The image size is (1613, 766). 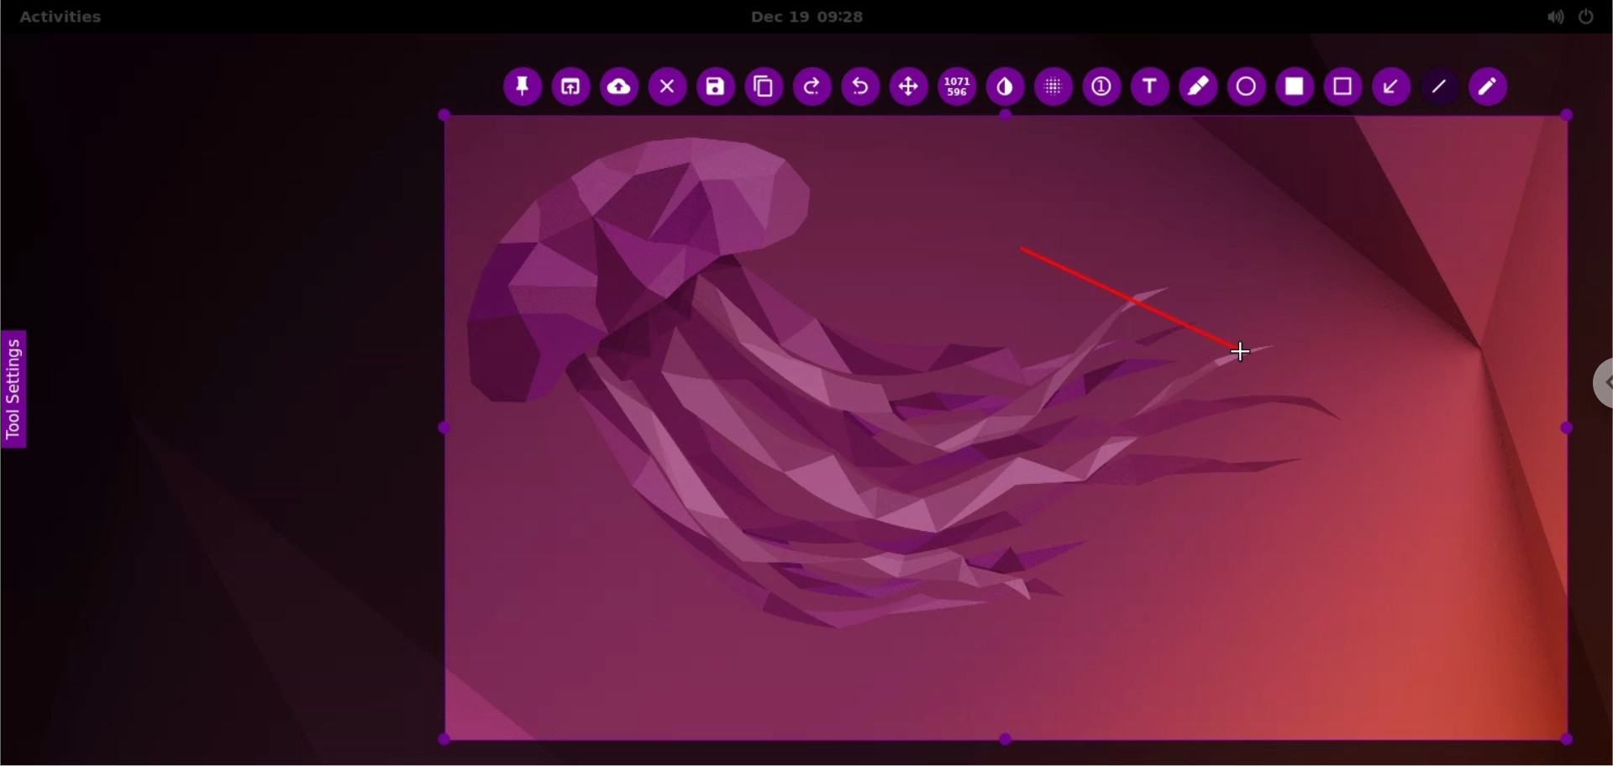 I want to click on undo, so click(x=864, y=87).